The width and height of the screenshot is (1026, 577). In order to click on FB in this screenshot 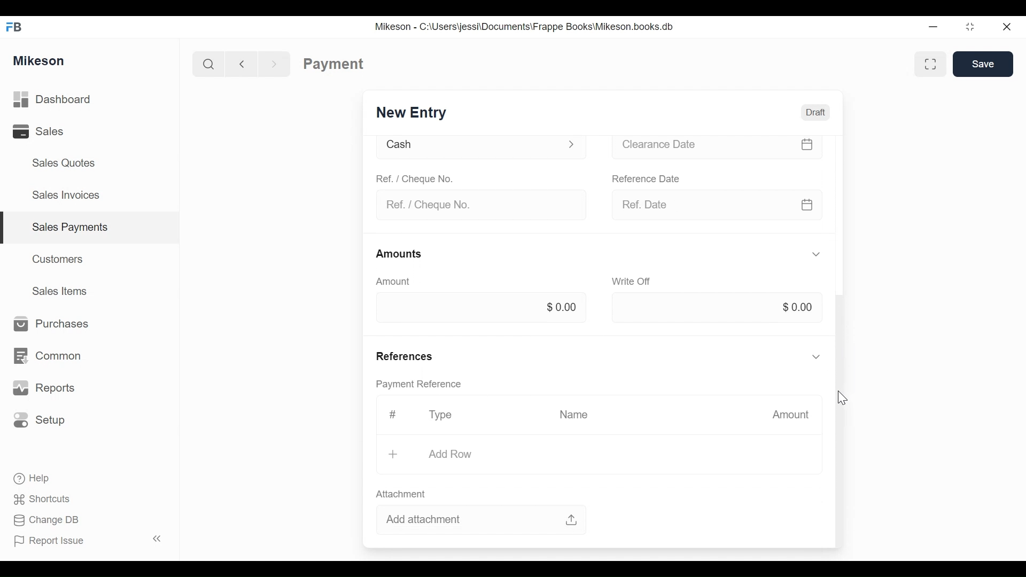, I will do `click(17, 25)`.